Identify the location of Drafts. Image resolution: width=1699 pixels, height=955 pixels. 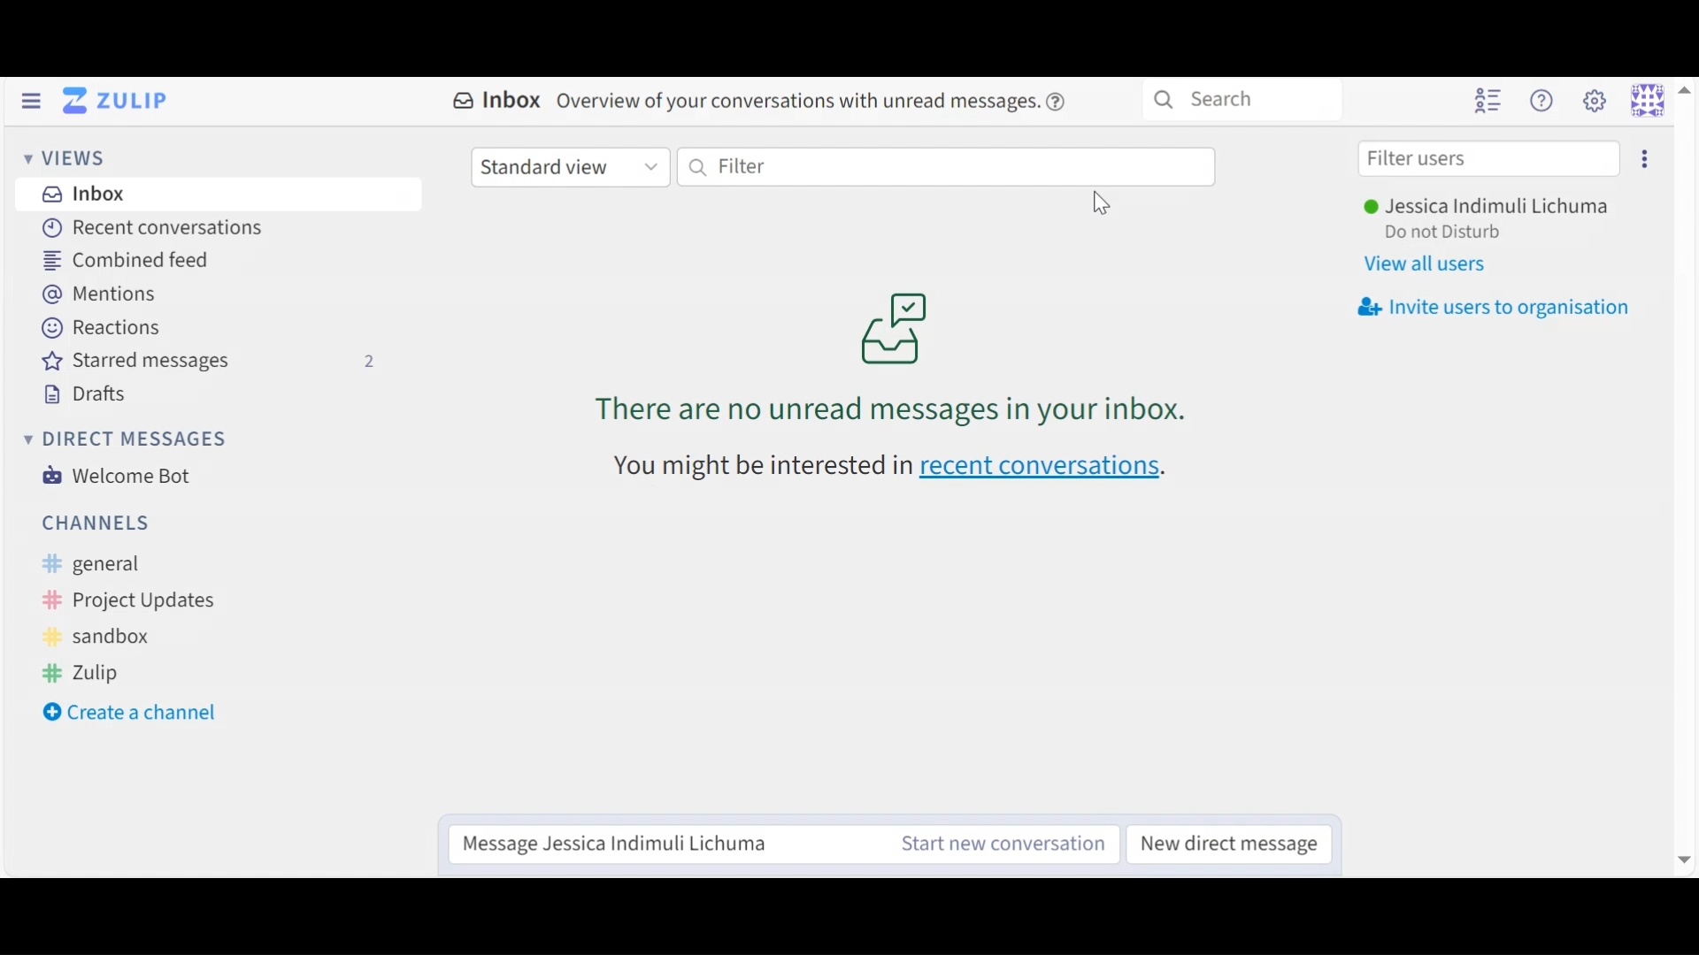
(87, 394).